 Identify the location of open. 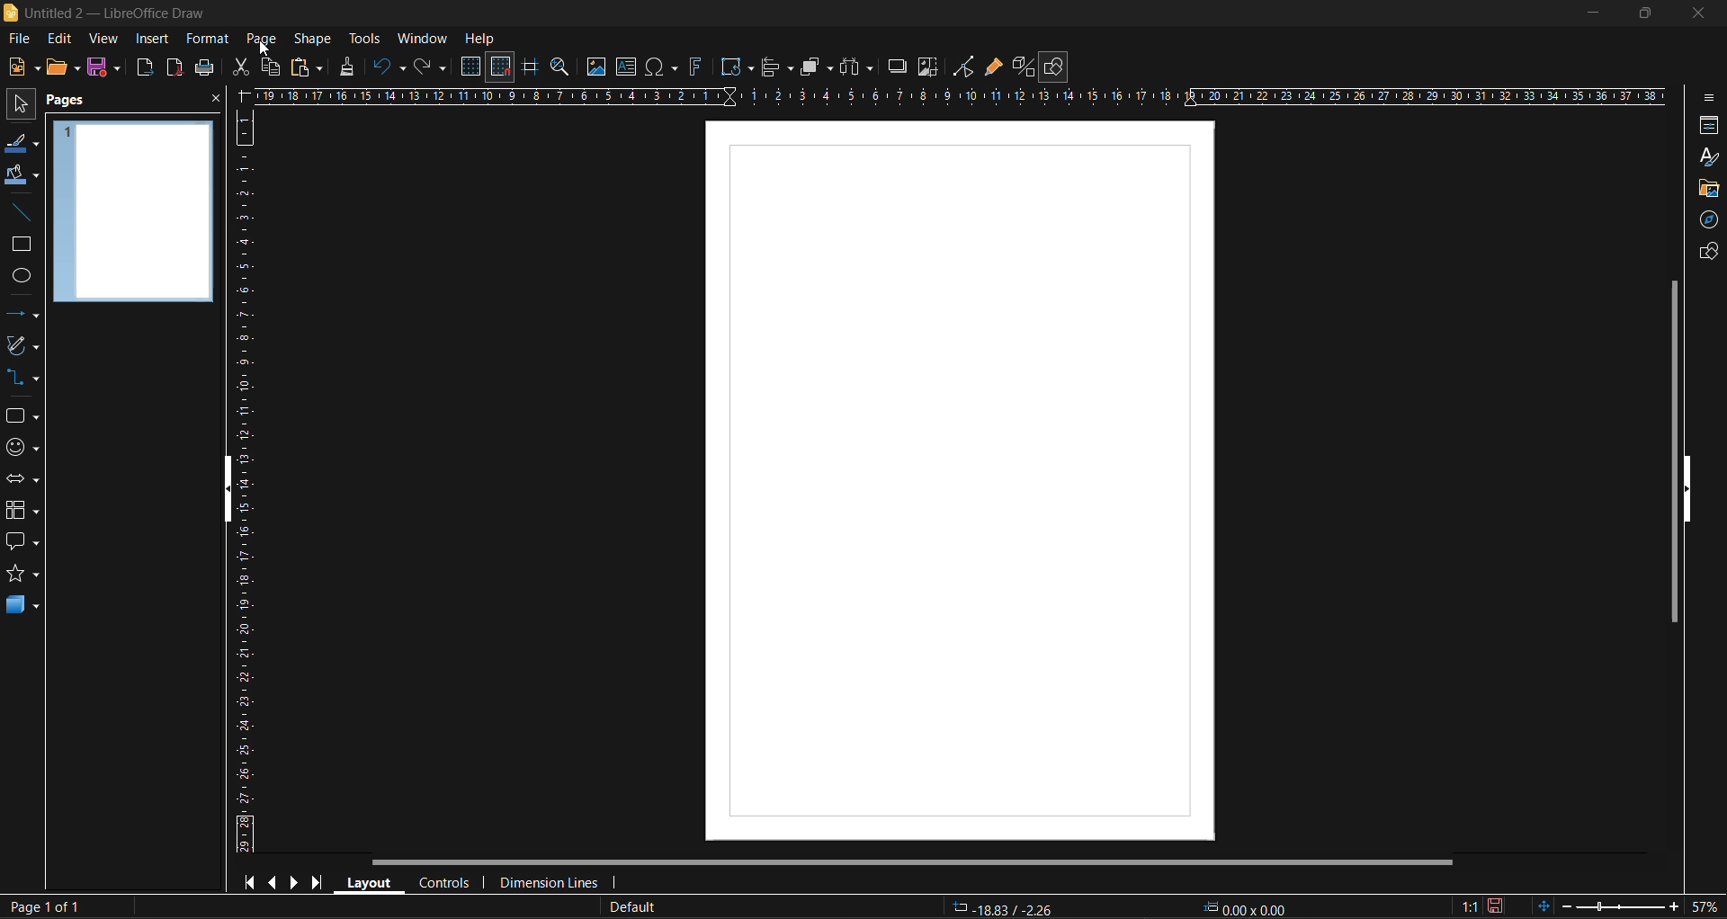
(60, 68).